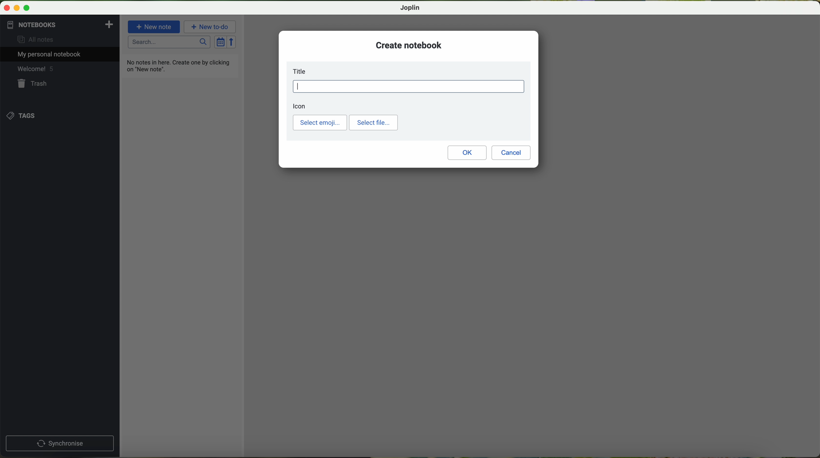 The height and width of the screenshot is (458, 820). Describe the element at coordinates (18, 8) in the screenshot. I see `minimize` at that location.